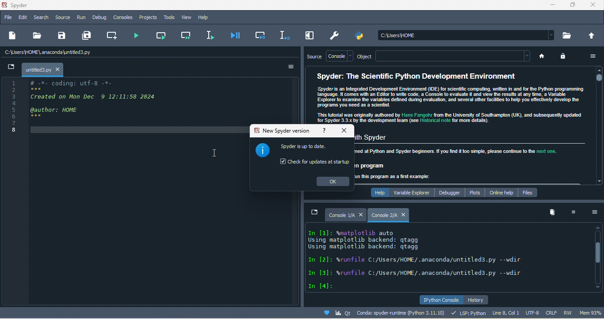 This screenshot has height=319, width=604. What do you see at coordinates (36, 37) in the screenshot?
I see `open` at bounding box center [36, 37].